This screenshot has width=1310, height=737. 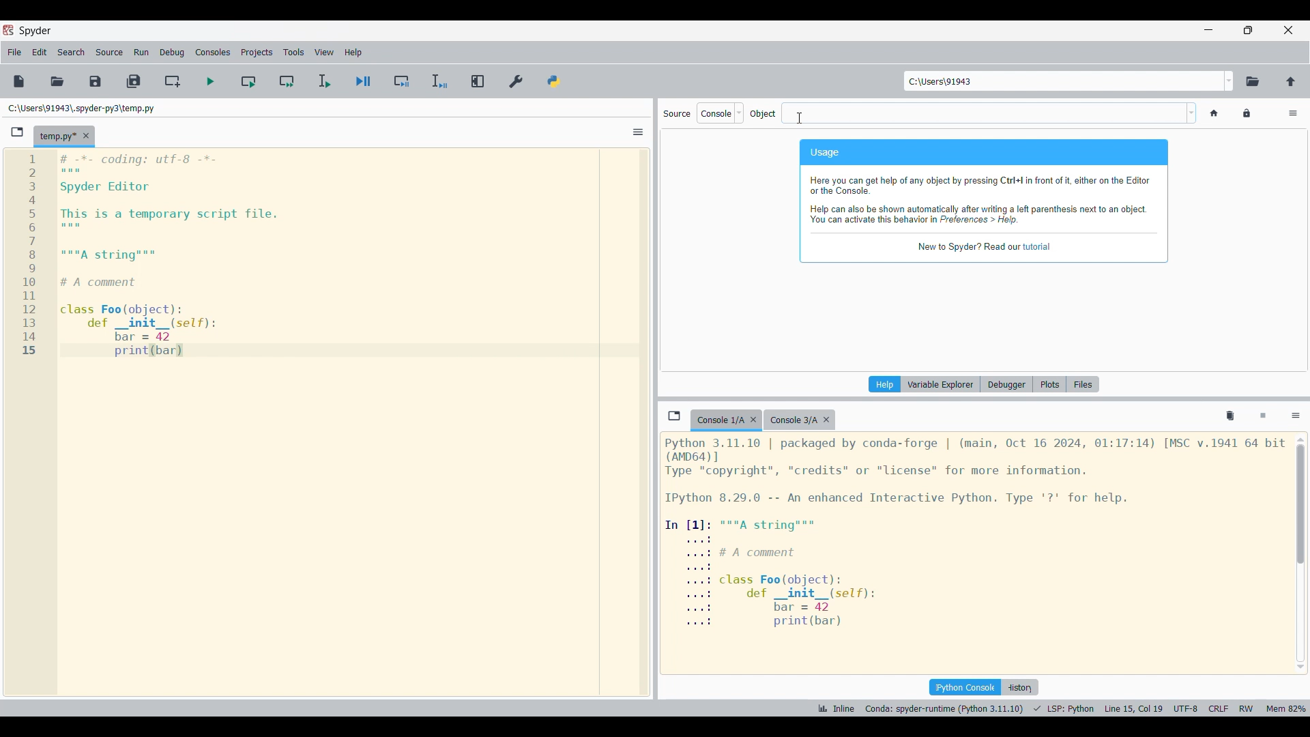 What do you see at coordinates (1288, 706) in the screenshot?
I see `mem 82%` at bounding box center [1288, 706].